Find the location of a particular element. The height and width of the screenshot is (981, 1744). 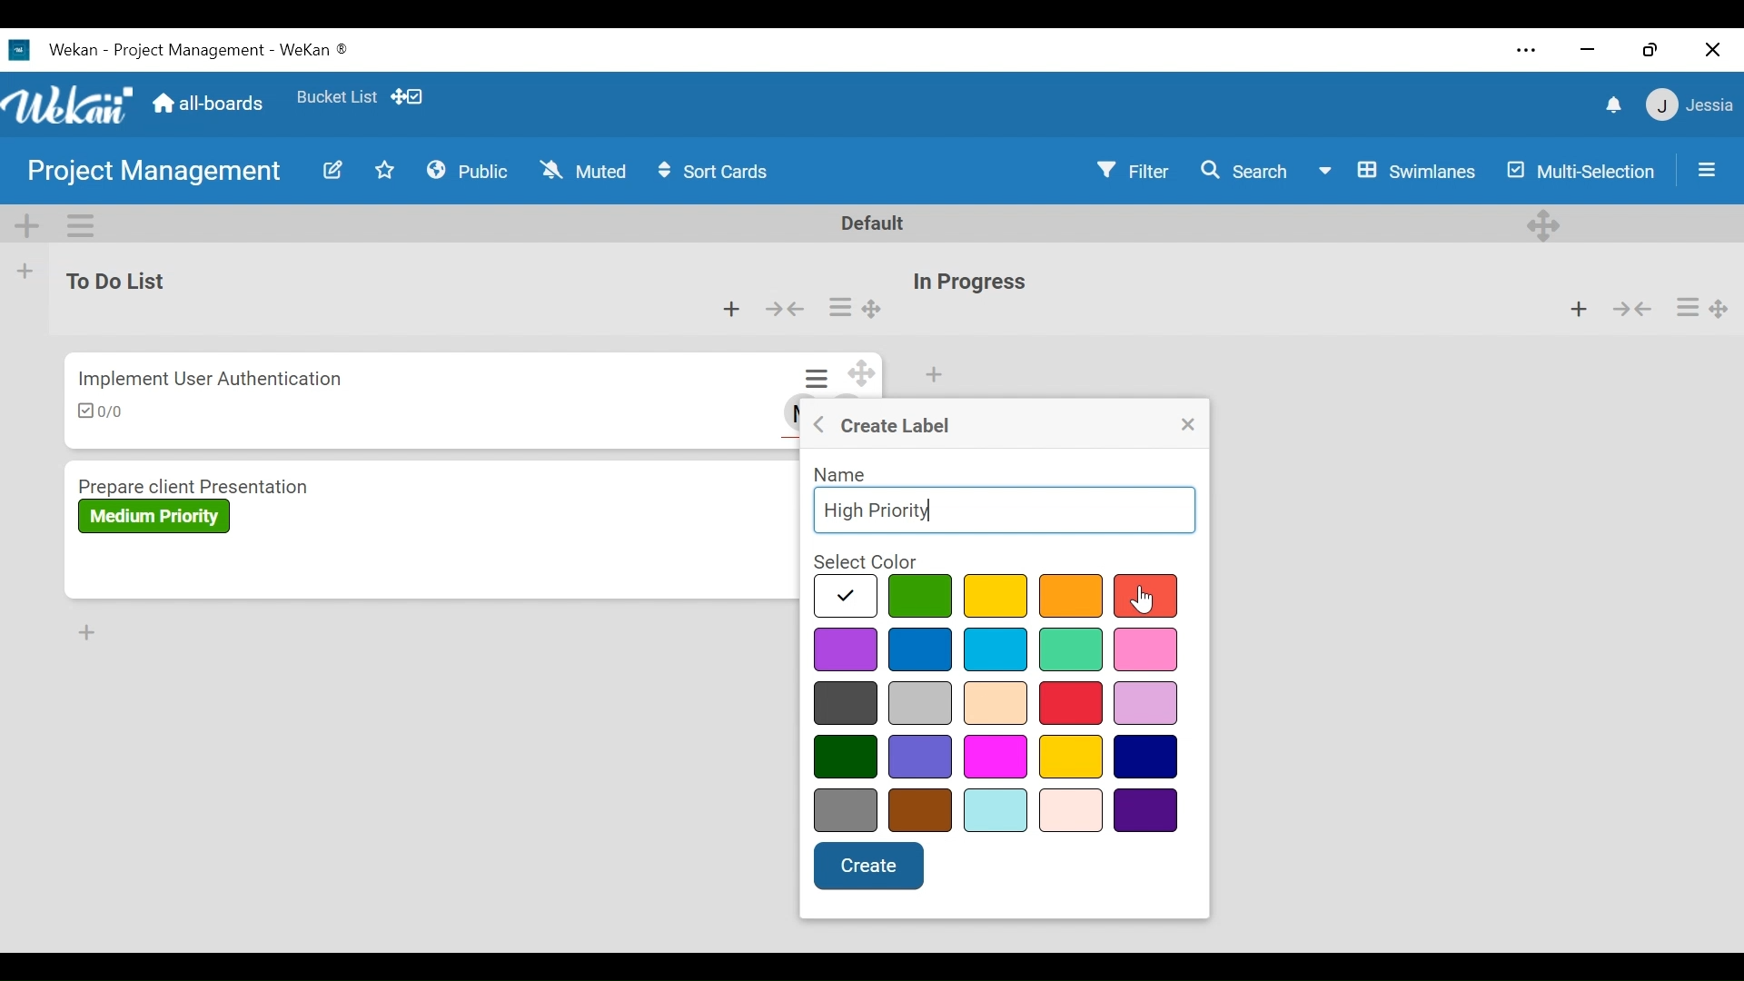

restore is located at coordinates (1650, 49).